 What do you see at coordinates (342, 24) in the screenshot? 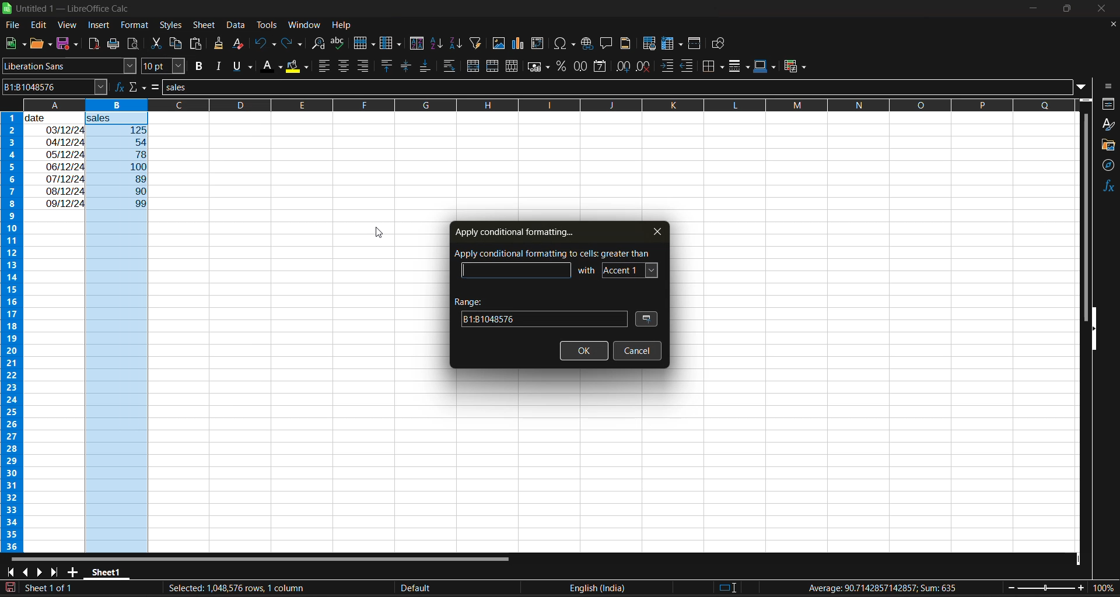
I see `help` at bounding box center [342, 24].